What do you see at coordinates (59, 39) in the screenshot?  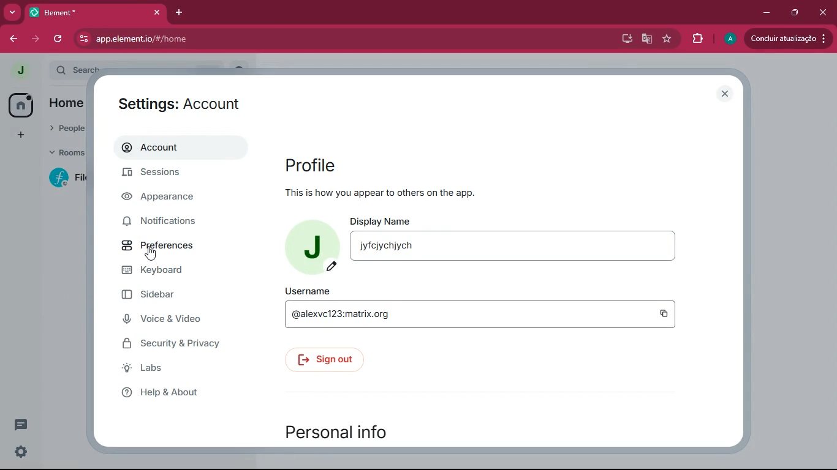 I see `refresh` at bounding box center [59, 39].